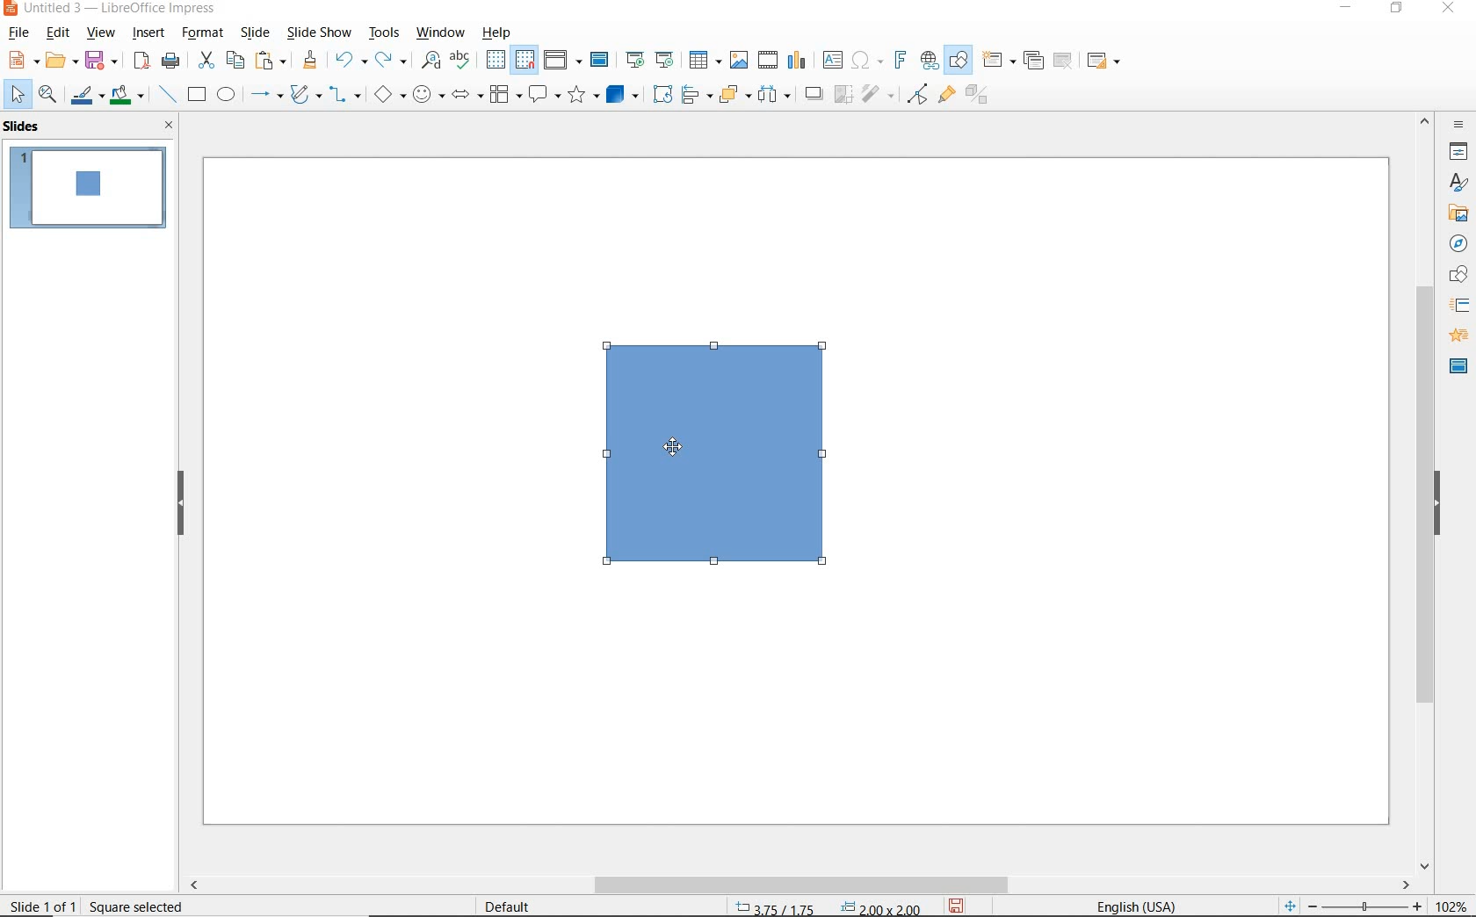 The width and height of the screenshot is (1476, 917). What do you see at coordinates (320, 33) in the screenshot?
I see `slide show` at bounding box center [320, 33].